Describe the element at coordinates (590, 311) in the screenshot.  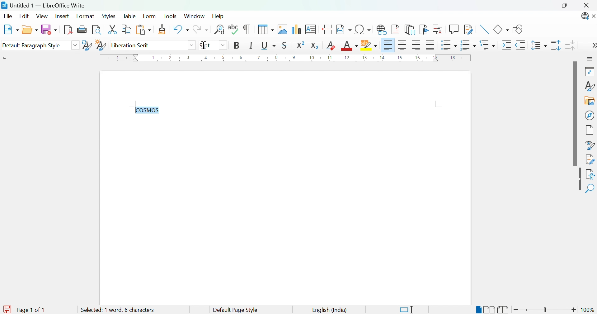
I see `100%` at that location.